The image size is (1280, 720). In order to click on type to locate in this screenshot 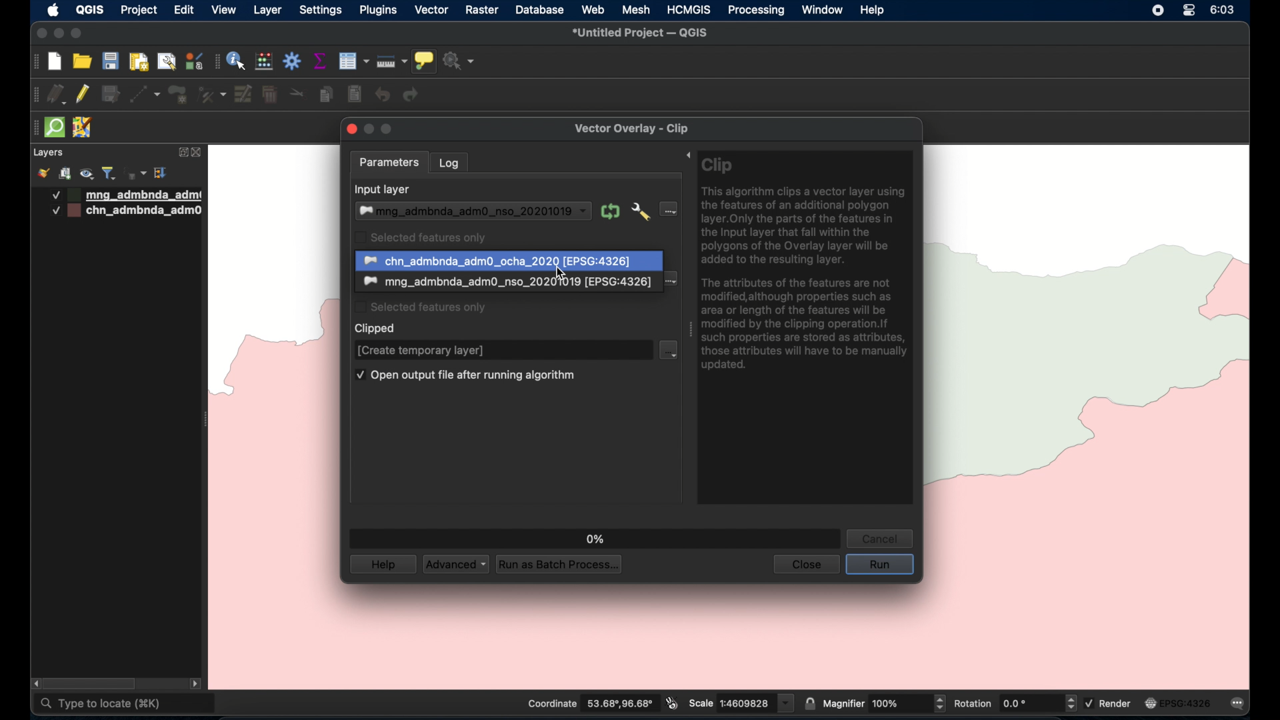, I will do `click(126, 705)`.